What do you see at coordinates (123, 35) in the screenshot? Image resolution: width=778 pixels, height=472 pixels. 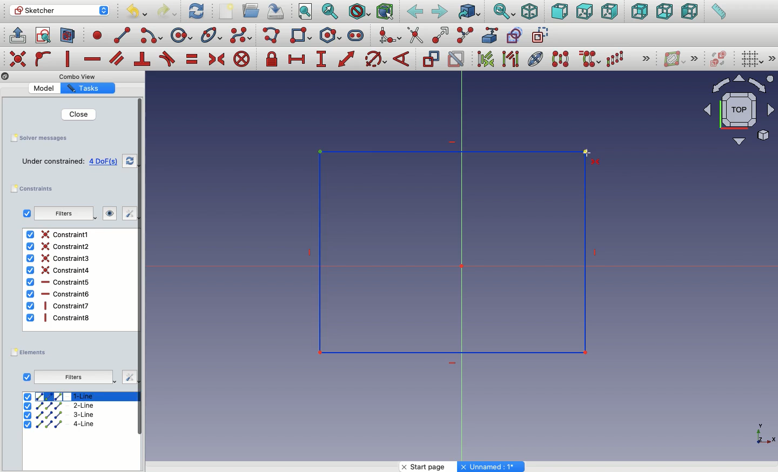 I see `line` at bounding box center [123, 35].